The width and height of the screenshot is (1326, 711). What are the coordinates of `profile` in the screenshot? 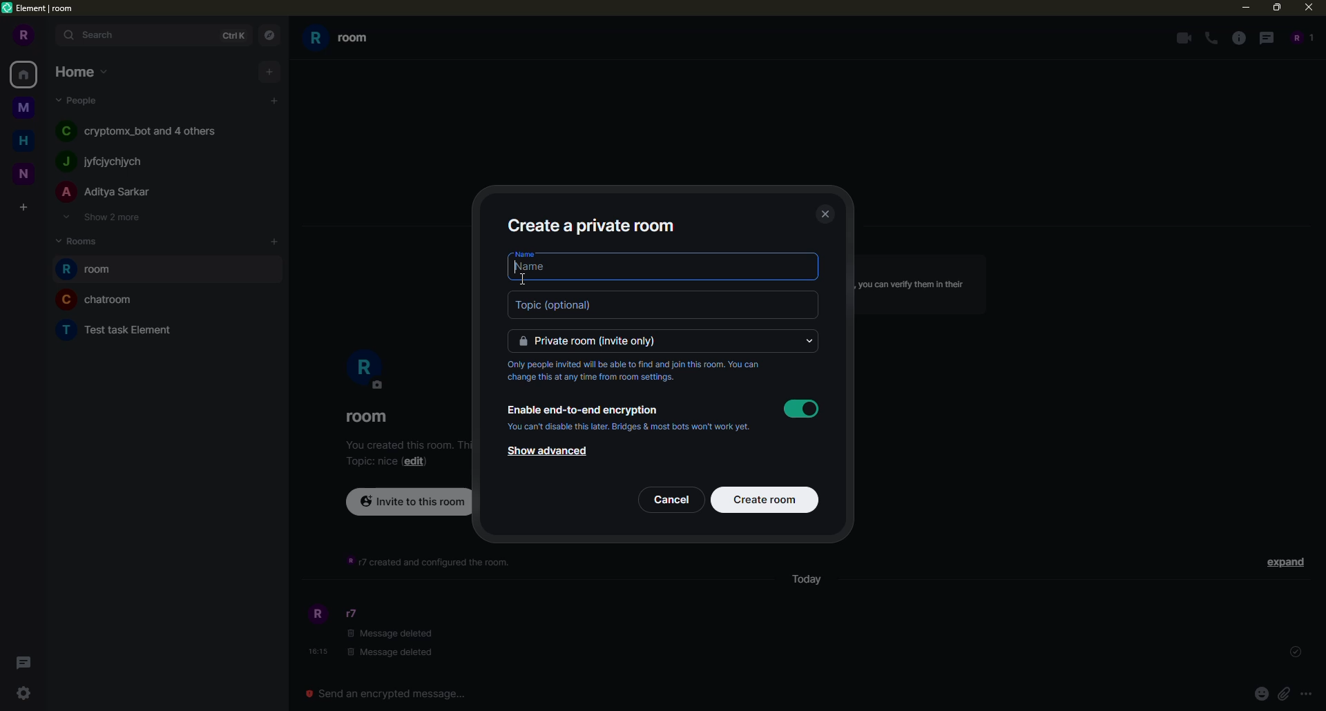 It's located at (316, 615).